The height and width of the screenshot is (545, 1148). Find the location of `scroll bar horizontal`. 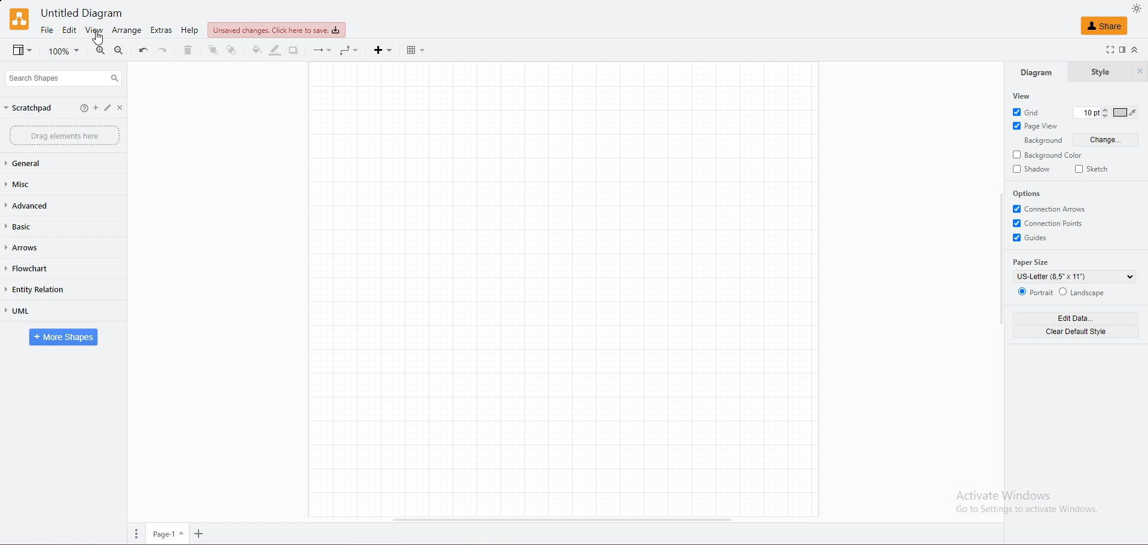

scroll bar horizontal is located at coordinates (563, 519).